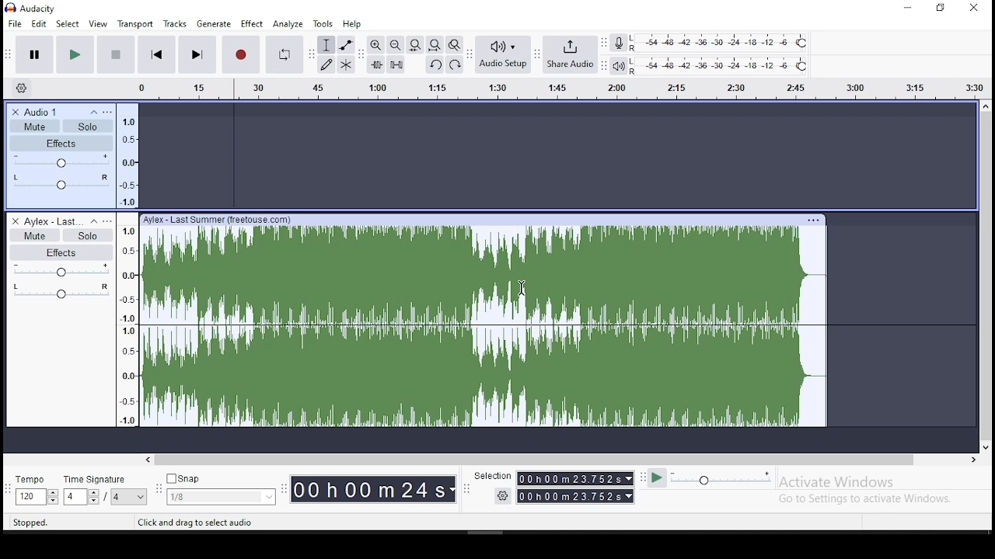 This screenshot has width=995, height=559. Describe the element at coordinates (127, 265) in the screenshot. I see `scale` at that location.